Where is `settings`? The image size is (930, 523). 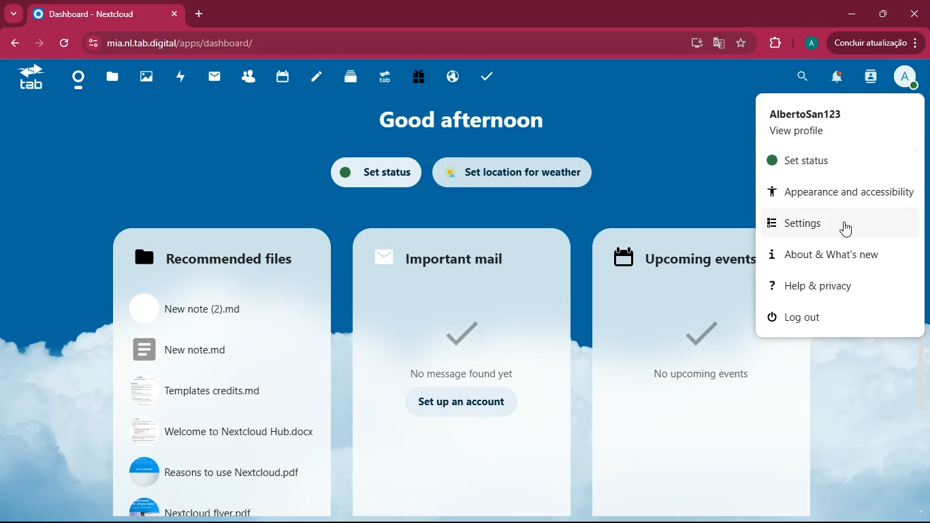 settings is located at coordinates (837, 222).